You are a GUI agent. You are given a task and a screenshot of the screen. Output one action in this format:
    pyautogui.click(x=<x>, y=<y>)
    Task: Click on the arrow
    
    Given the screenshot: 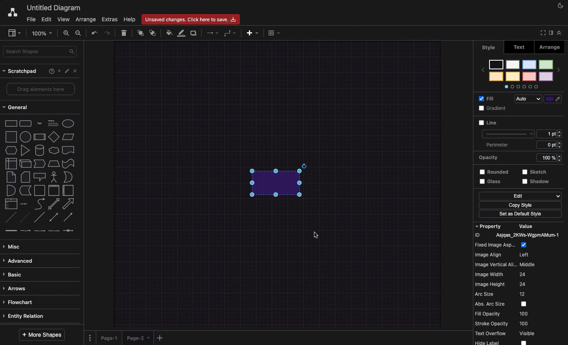 What is the action you would take?
    pyautogui.click(x=70, y=204)
    